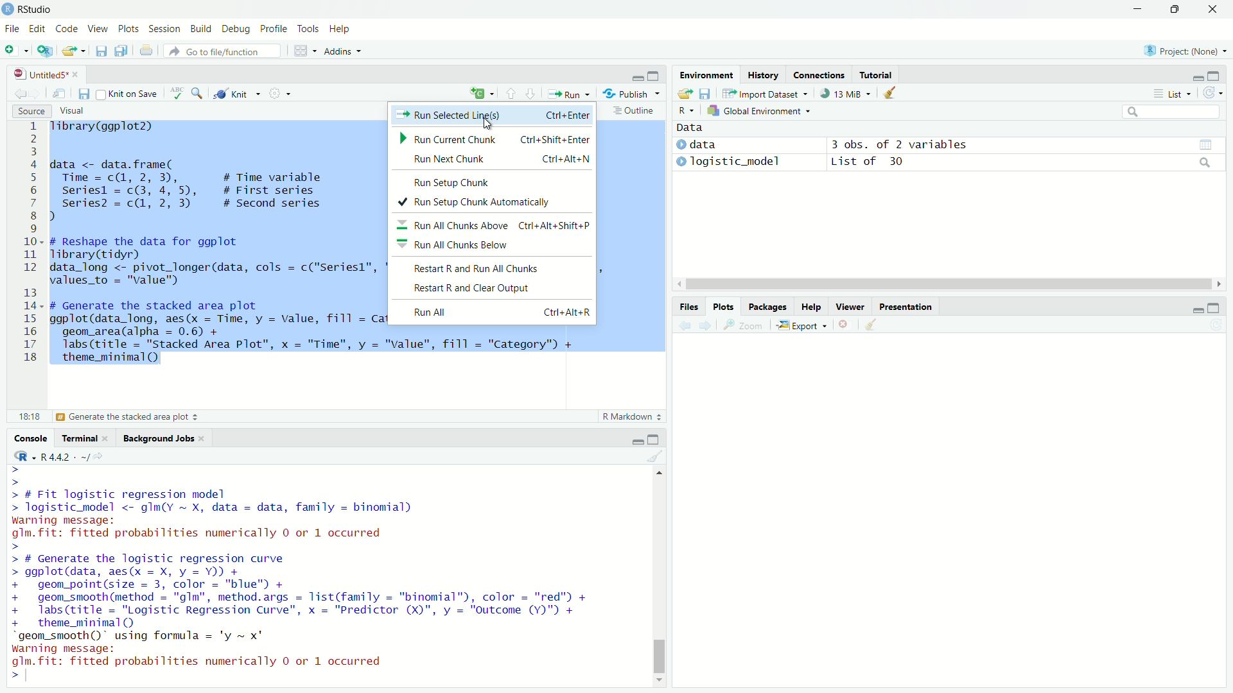  Describe the element at coordinates (79, 110) in the screenshot. I see `Visual` at that location.